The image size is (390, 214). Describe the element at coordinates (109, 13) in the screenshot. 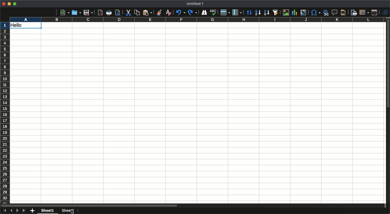

I see `Print` at that location.